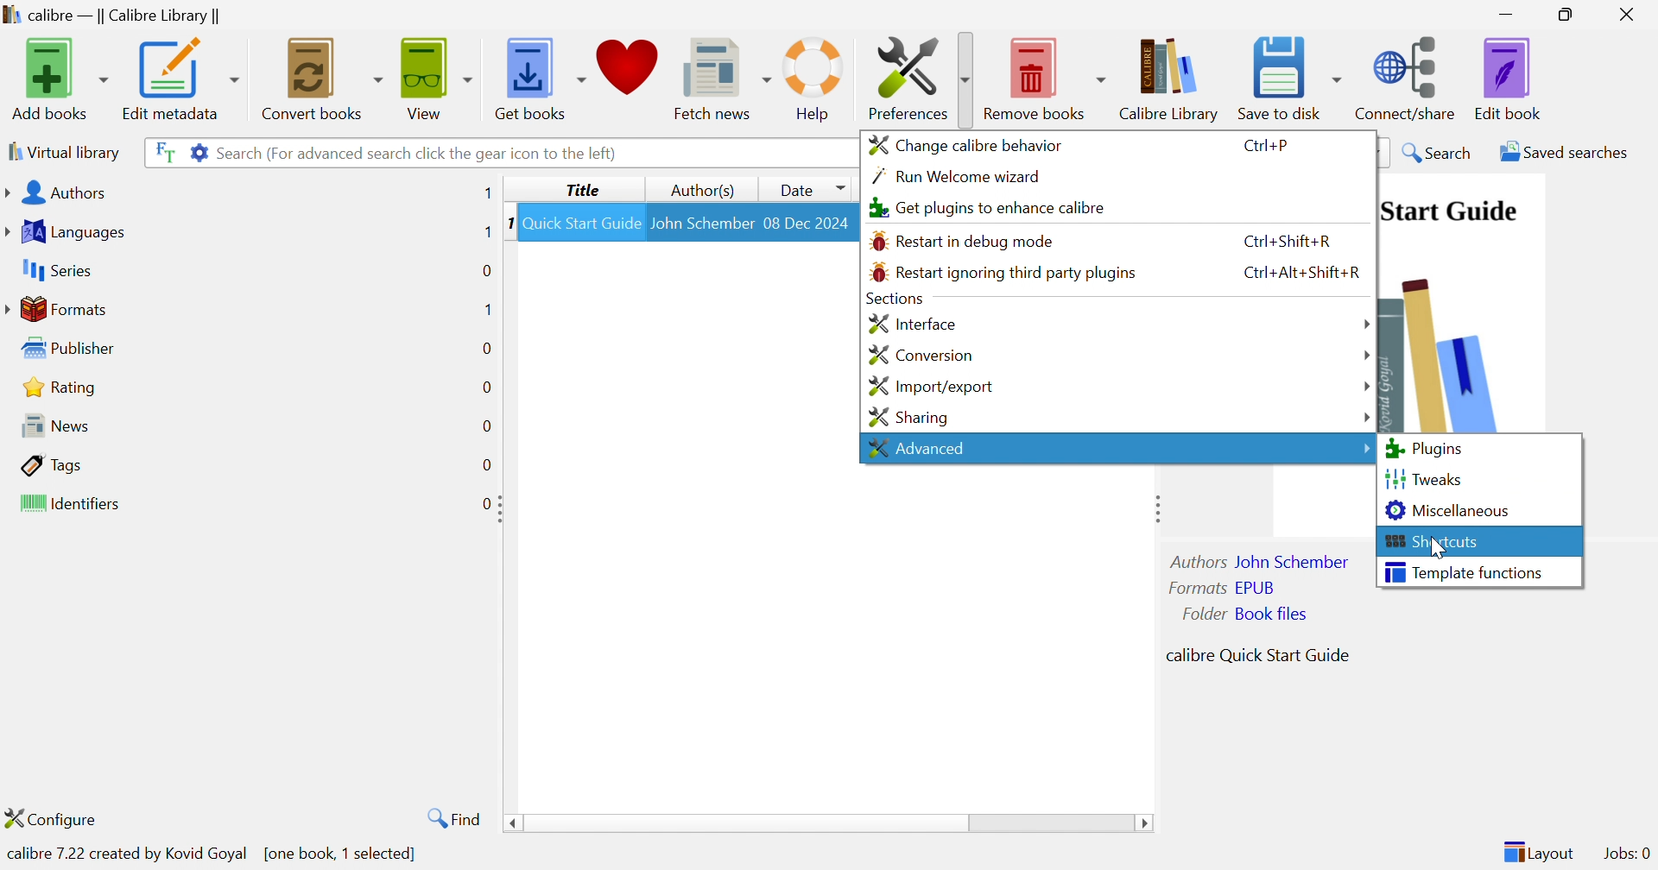 This screenshot has height=870, width=1658. What do you see at coordinates (965, 143) in the screenshot?
I see `Change calibre behaviour` at bounding box center [965, 143].